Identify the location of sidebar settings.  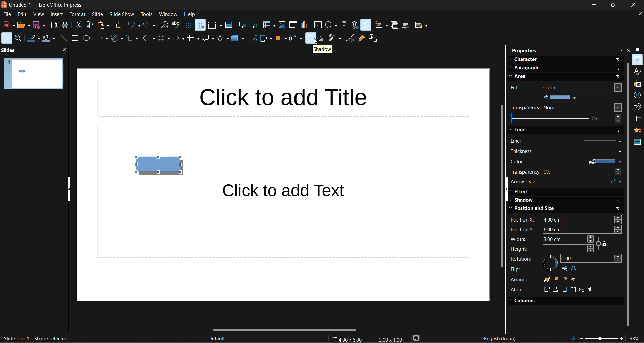
(640, 48).